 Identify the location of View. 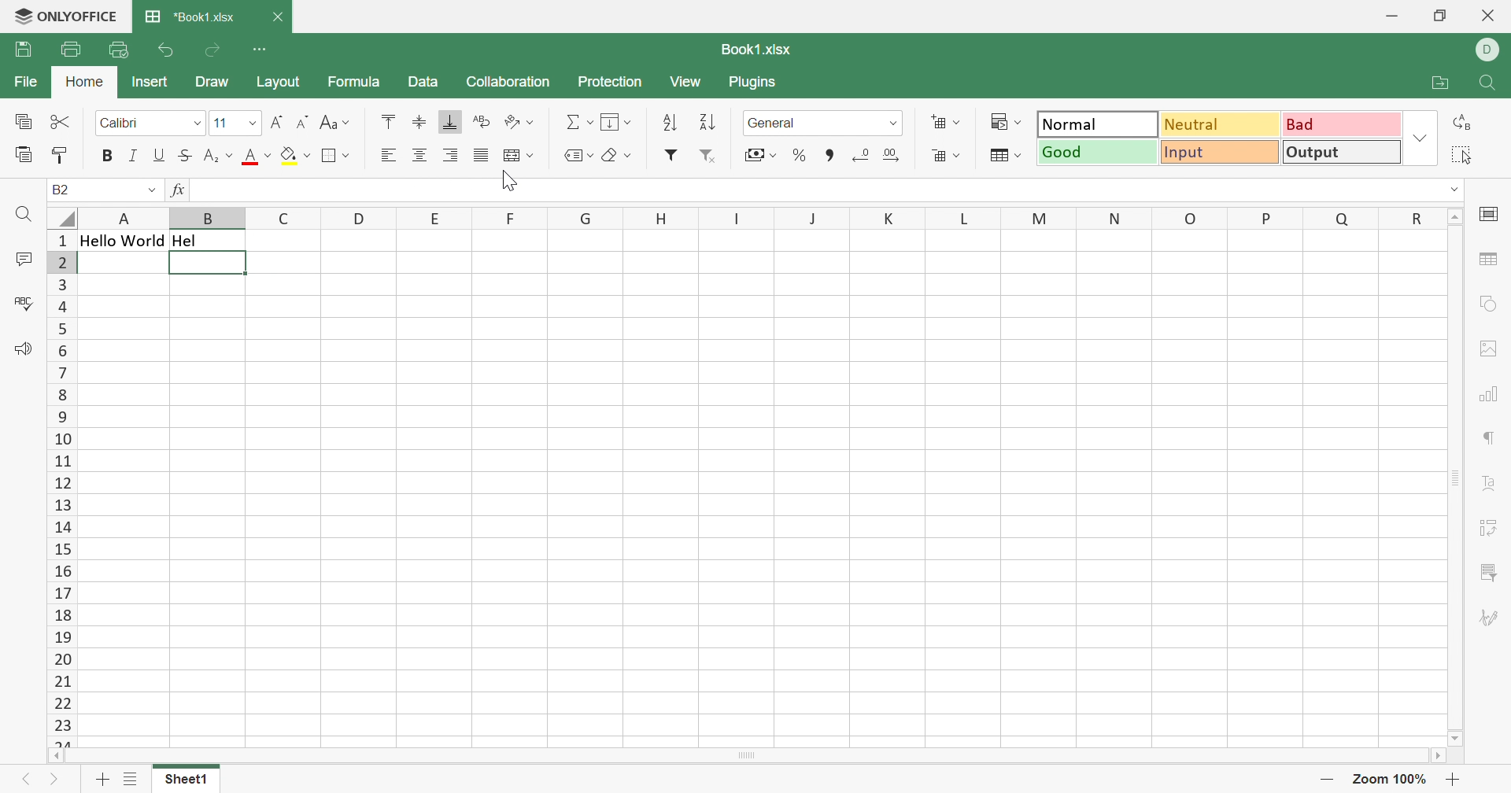
(689, 82).